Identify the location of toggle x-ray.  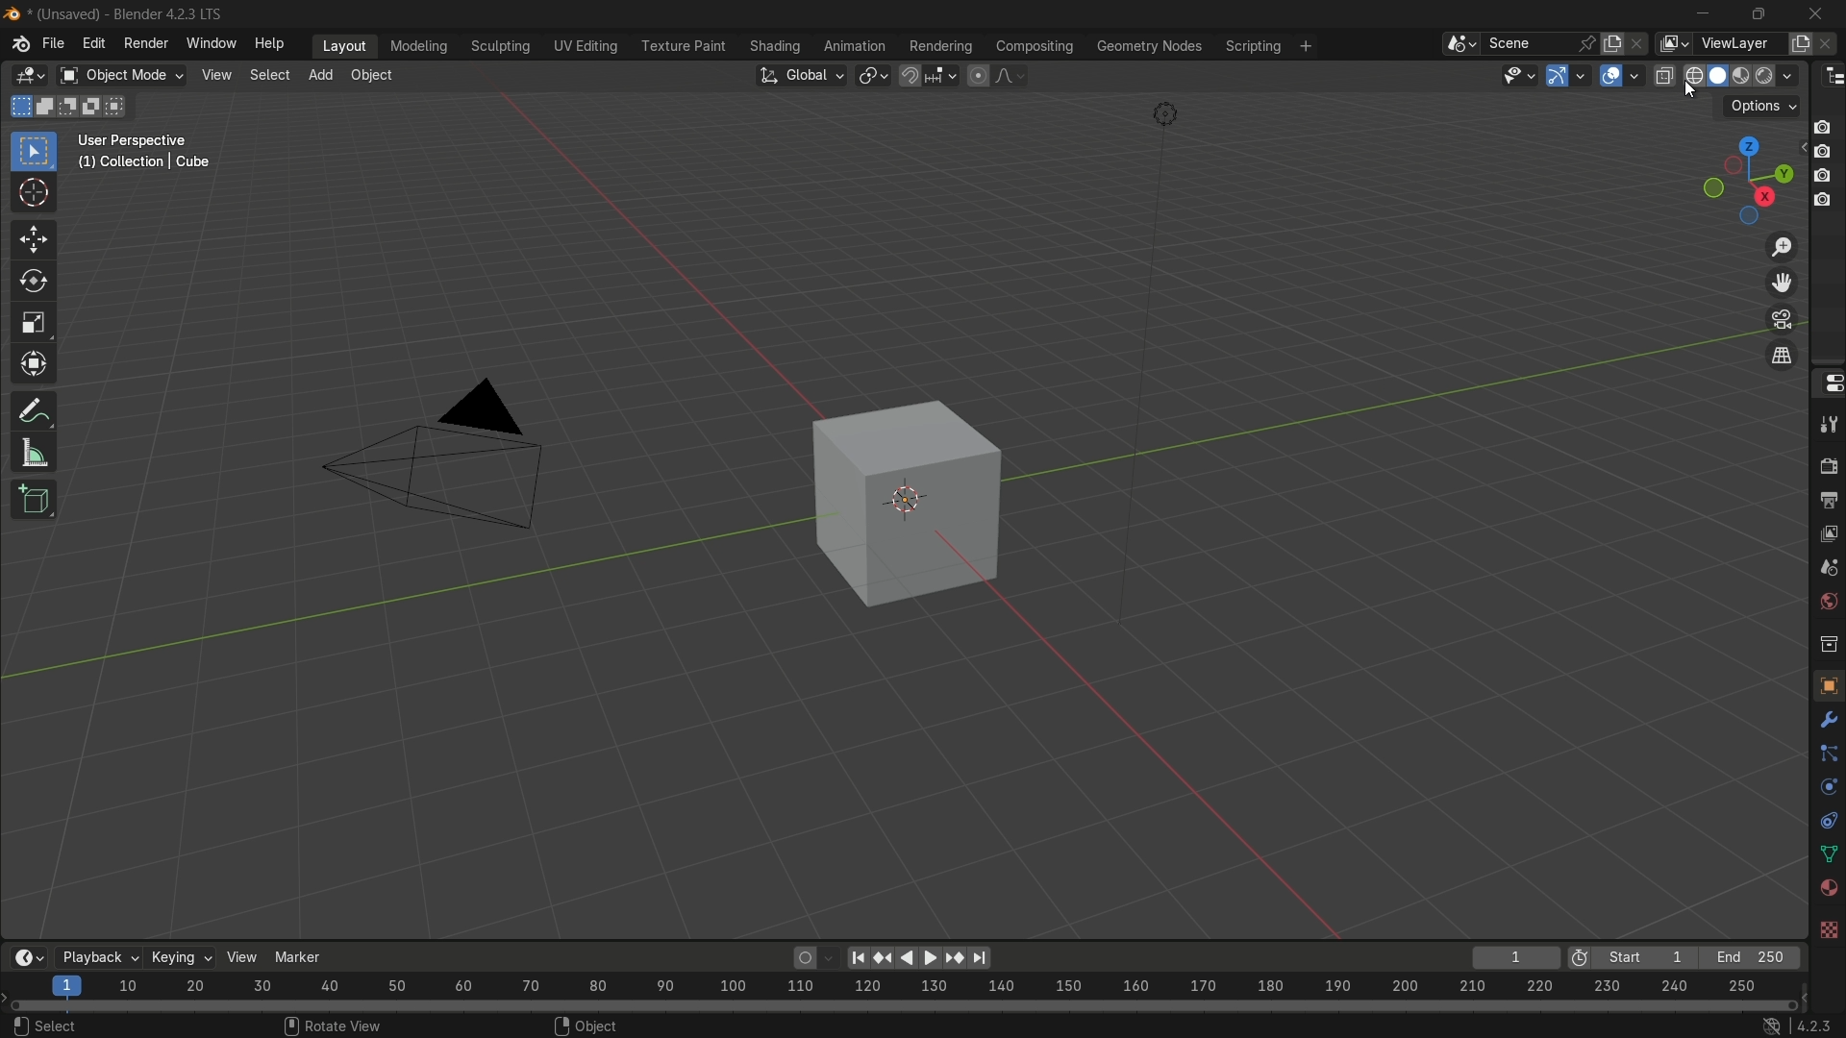
(1664, 73).